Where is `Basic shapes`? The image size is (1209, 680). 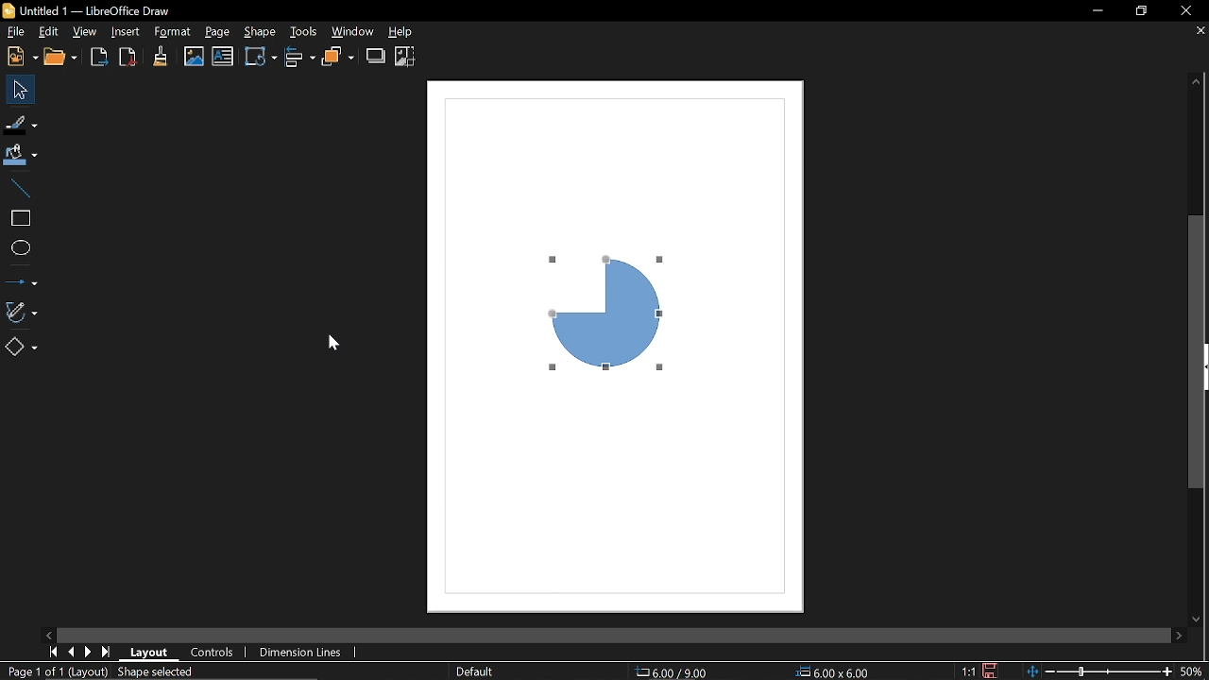 Basic shapes is located at coordinates (20, 346).